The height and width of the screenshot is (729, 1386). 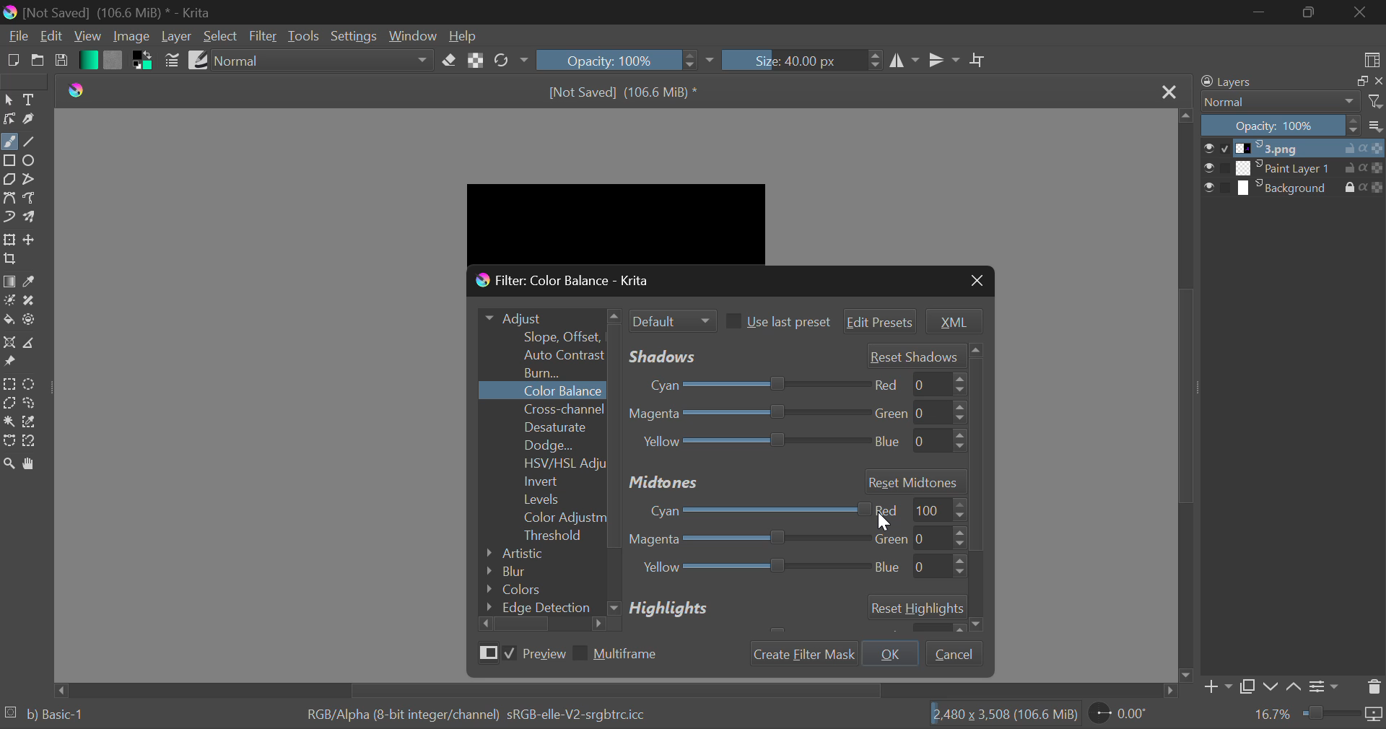 I want to click on Threshold, so click(x=544, y=536).